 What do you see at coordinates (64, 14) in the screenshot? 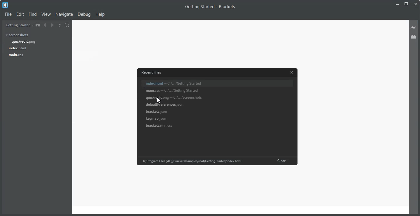
I see `Navigate` at bounding box center [64, 14].